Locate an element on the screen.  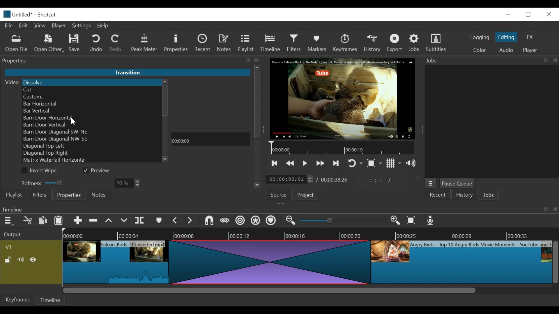
Editing is located at coordinates (507, 37).